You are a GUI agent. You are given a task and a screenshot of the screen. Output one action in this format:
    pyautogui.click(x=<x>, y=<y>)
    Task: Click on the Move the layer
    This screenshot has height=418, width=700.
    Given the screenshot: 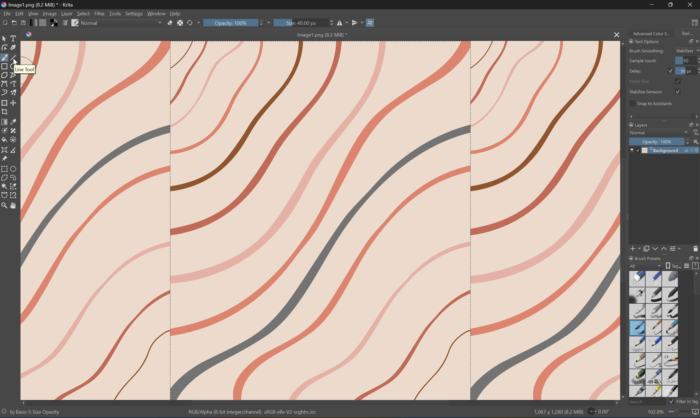 What is the action you would take?
    pyautogui.click(x=14, y=103)
    